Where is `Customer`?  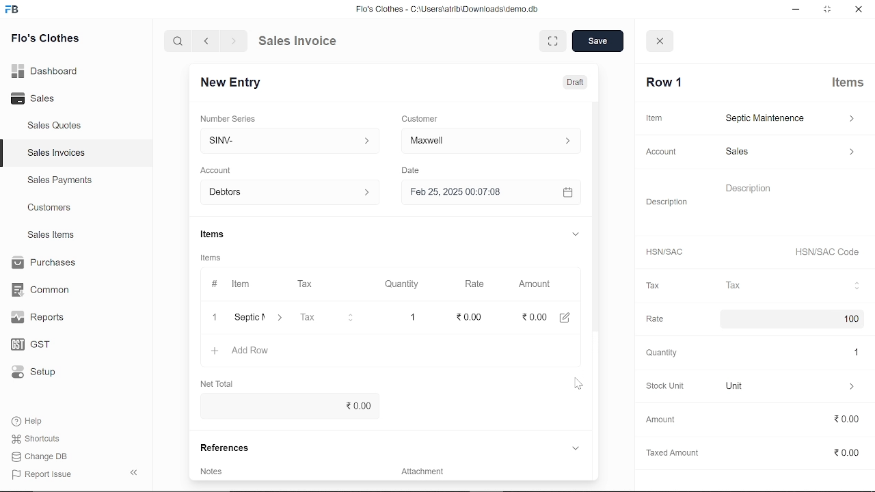
Customer is located at coordinates (420, 118).